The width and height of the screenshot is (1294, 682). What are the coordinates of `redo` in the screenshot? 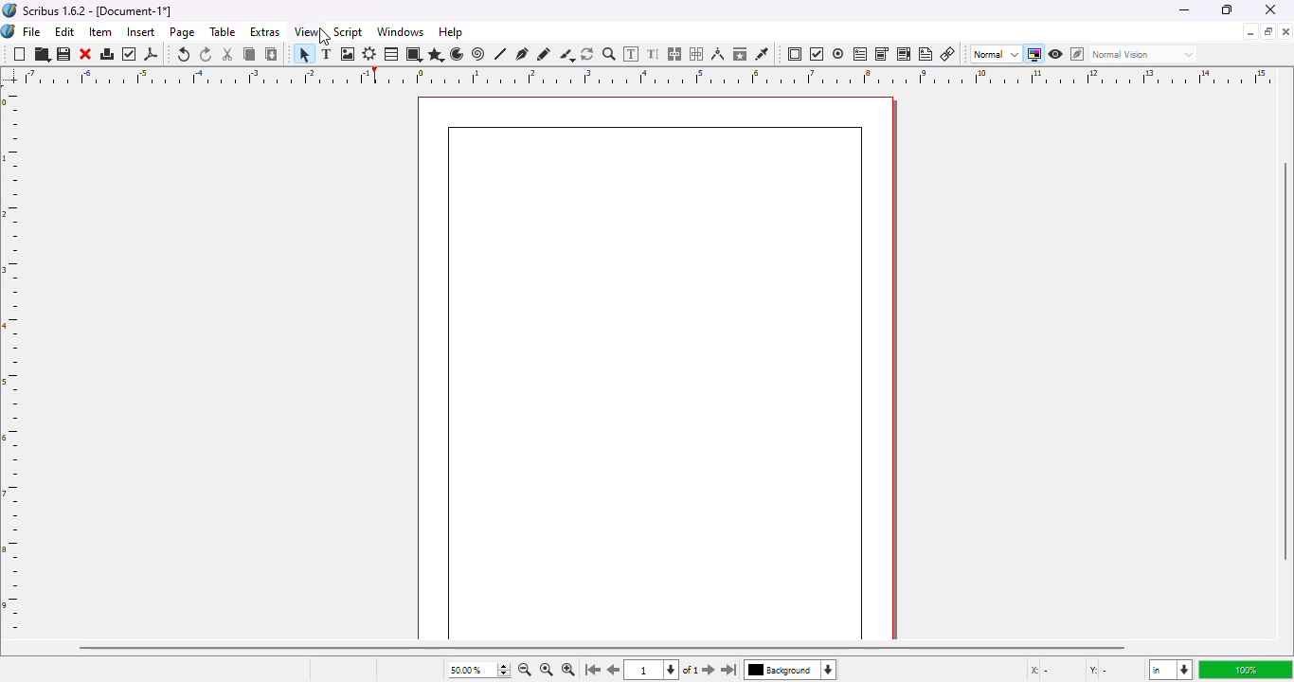 It's located at (207, 55).